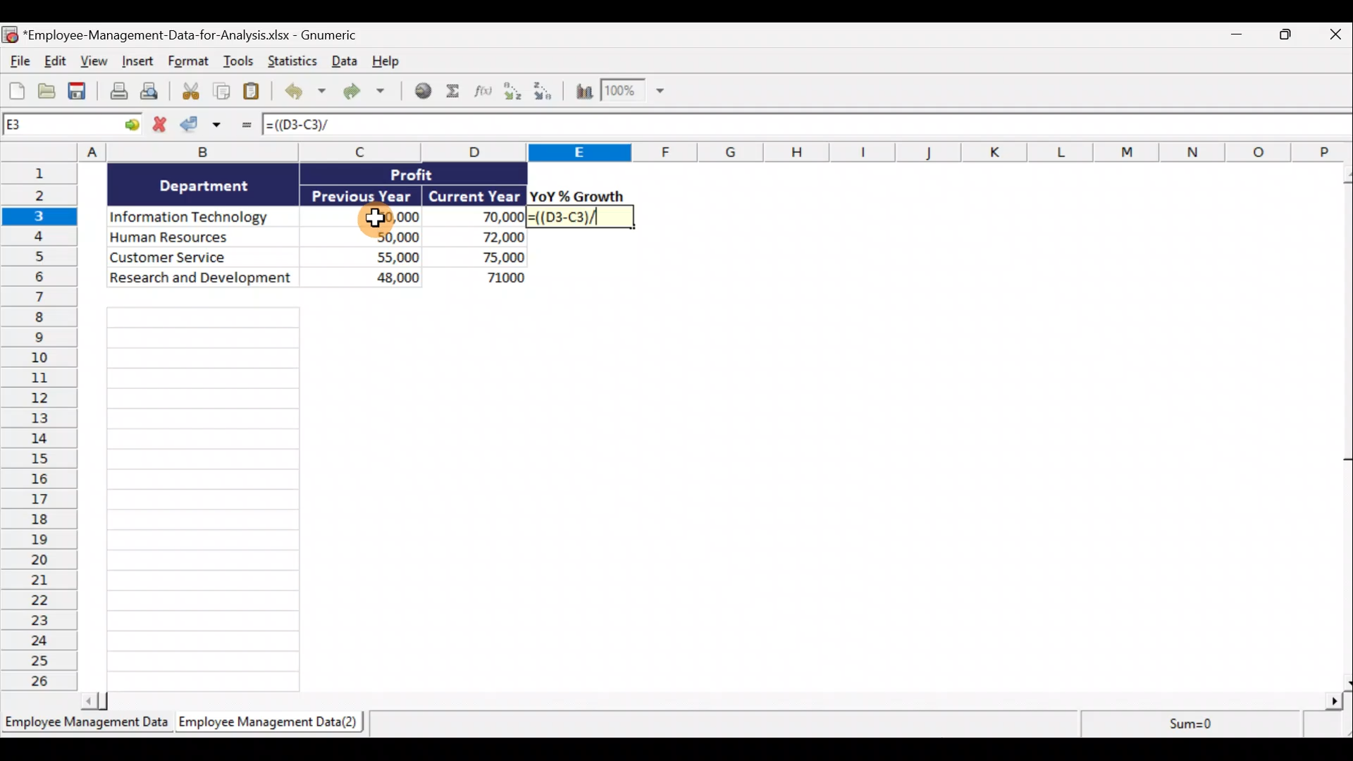  I want to click on Scroll bar, so click(712, 703).